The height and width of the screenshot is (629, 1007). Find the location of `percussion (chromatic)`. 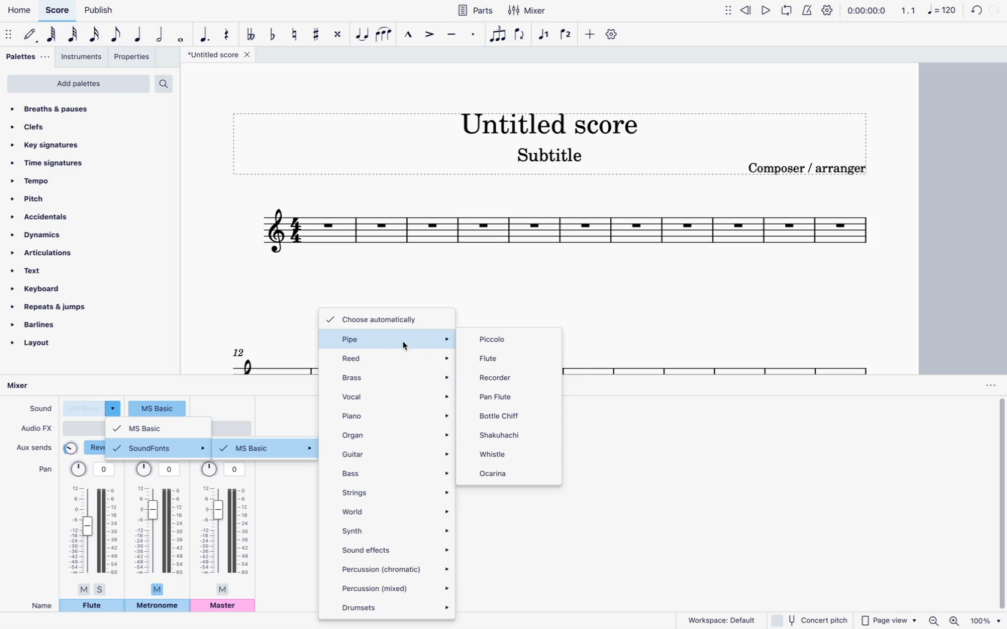

percussion (chromatic) is located at coordinates (396, 567).